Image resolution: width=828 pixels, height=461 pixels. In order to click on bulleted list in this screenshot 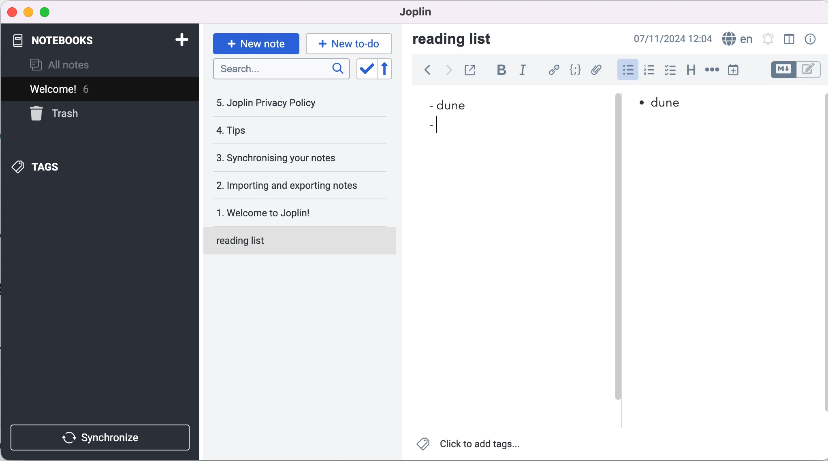, I will do `click(625, 72)`.